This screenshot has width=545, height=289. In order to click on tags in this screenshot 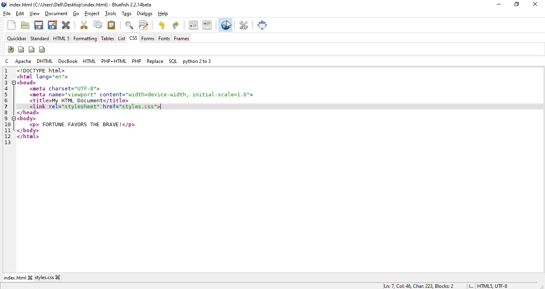, I will do `click(127, 14)`.